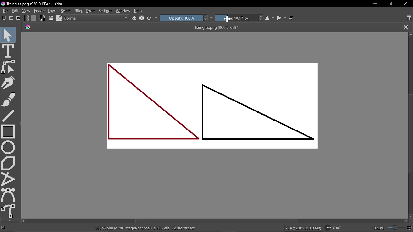 The image size is (413, 232). Describe the element at coordinates (8, 51) in the screenshot. I see `Text tool` at that location.